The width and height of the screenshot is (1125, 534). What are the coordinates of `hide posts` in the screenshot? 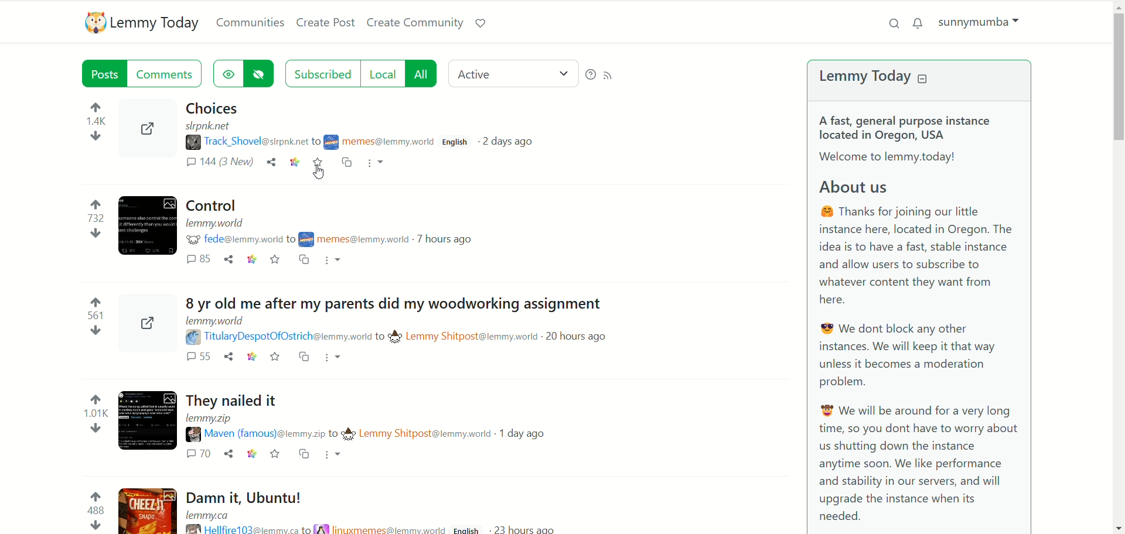 It's located at (261, 75).